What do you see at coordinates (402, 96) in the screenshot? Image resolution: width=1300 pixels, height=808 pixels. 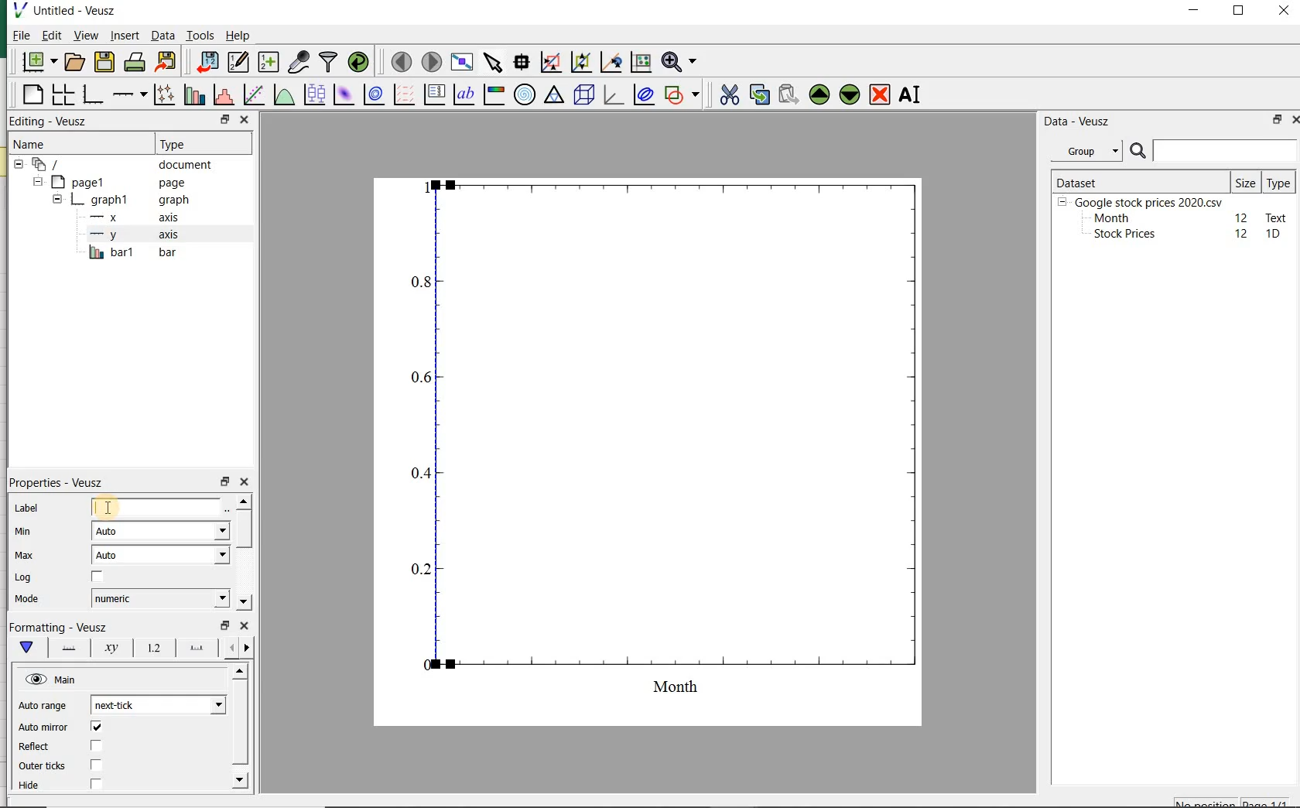 I see `plot a vector field` at bounding box center [402, 96].